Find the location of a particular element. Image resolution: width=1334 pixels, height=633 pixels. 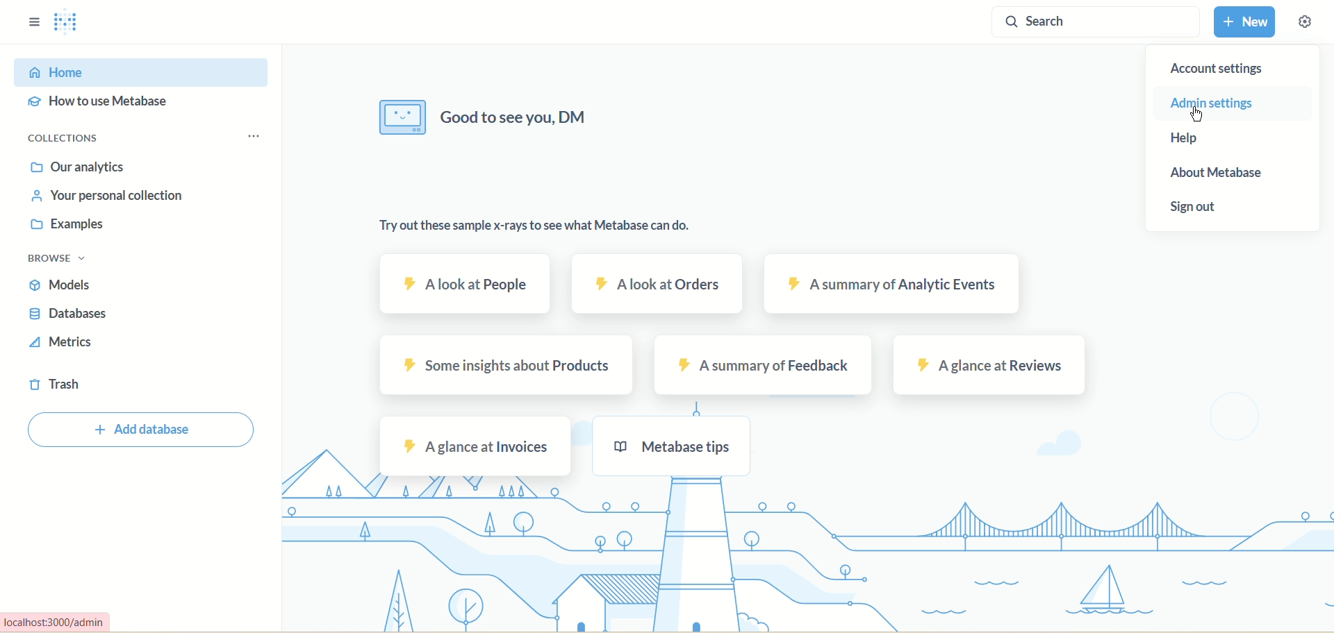

your personal collection is located at coordinates (107, 194).